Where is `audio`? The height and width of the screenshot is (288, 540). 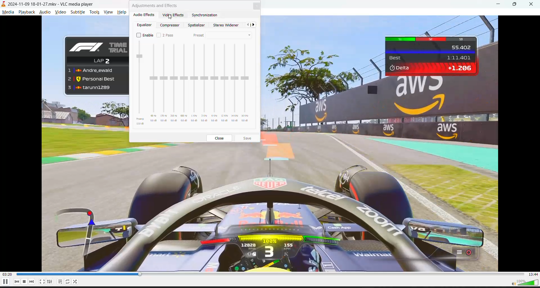 audio is located at coordinates (44, 12).